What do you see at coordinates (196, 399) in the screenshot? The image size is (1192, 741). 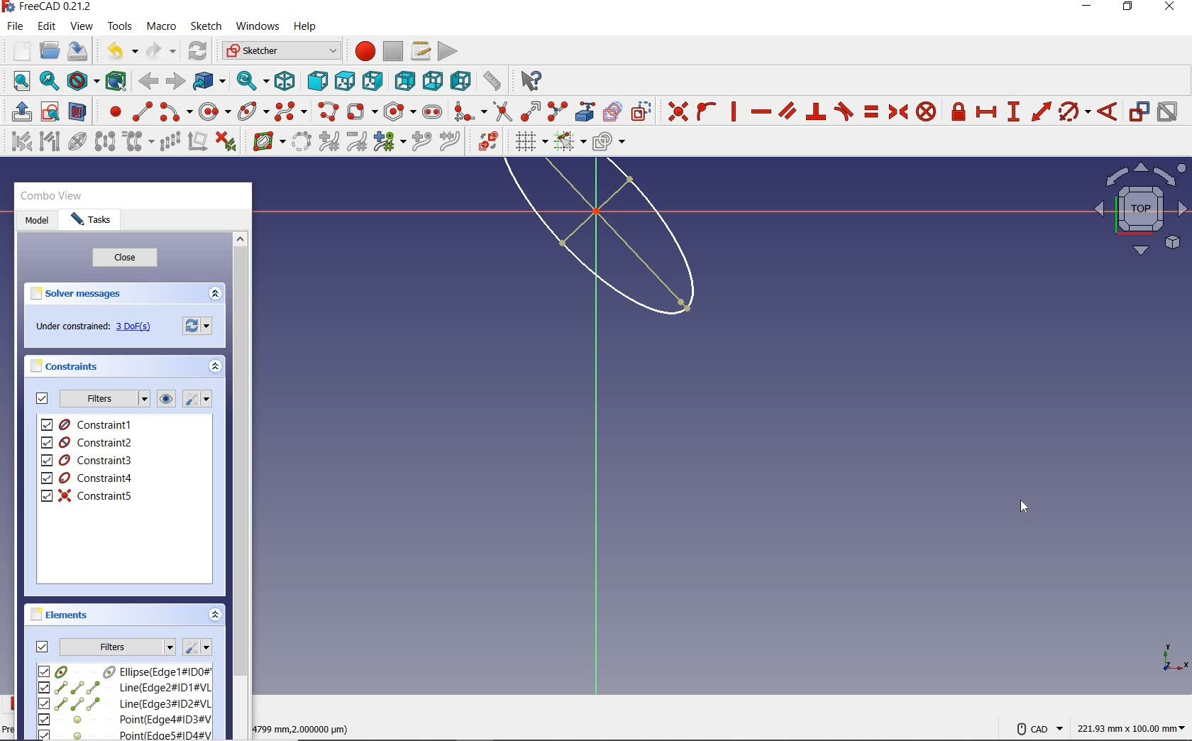 I see `settings` at bounding box center [196, 399].